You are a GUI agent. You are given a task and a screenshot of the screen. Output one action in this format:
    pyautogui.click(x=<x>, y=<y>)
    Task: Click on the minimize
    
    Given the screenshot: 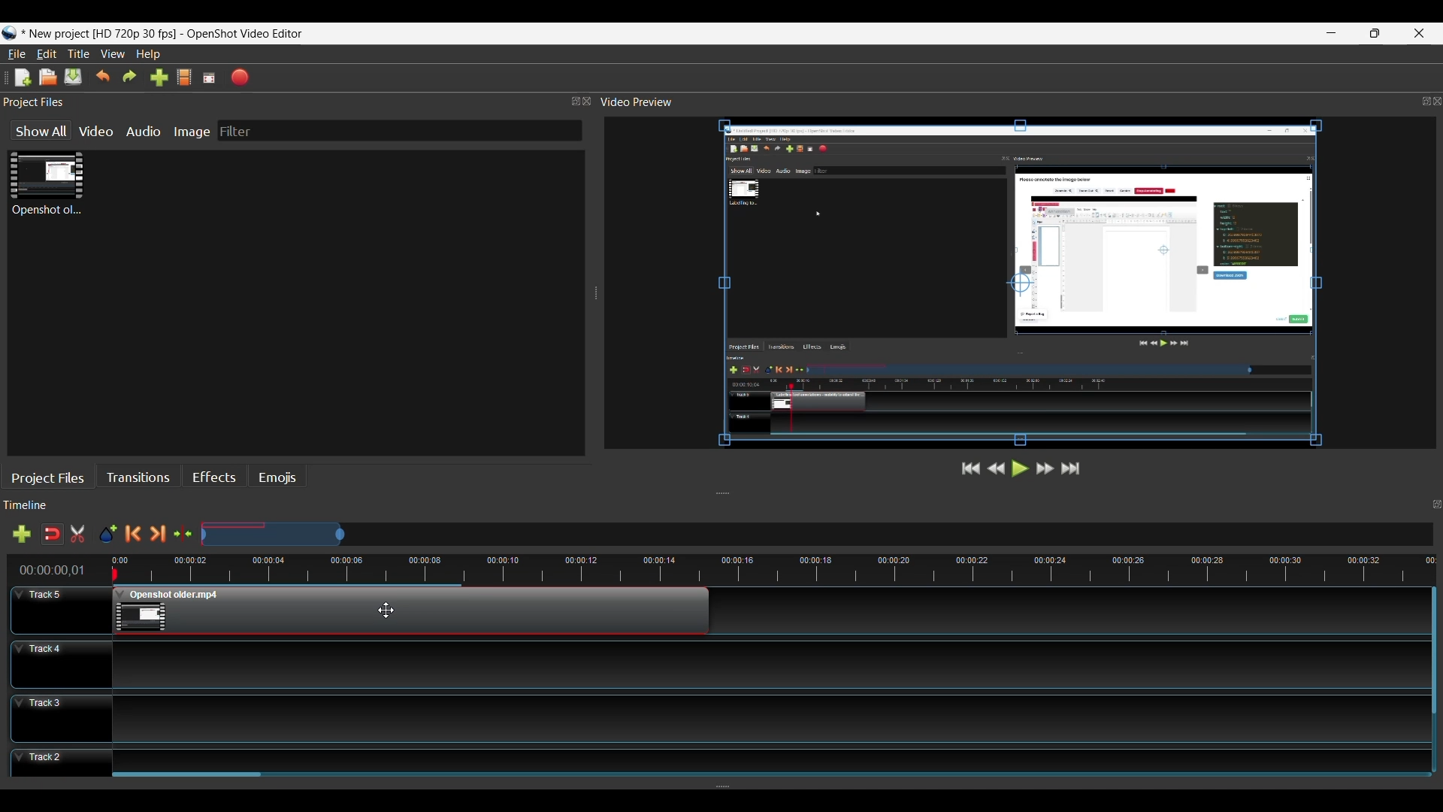 What is the action you would take?
    pyautogui.click(x=1333, y=33)
    